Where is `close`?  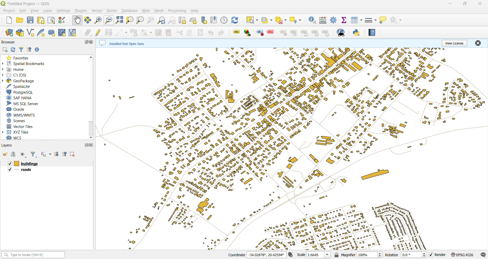 close is located at coordinates (482, 4).